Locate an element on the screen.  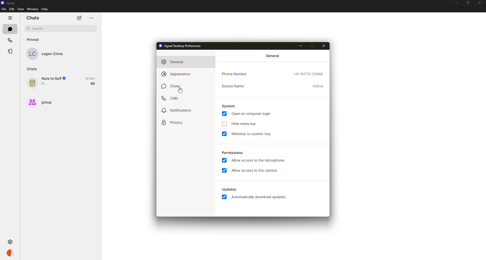
minimize is located at coordinates (456, 3).